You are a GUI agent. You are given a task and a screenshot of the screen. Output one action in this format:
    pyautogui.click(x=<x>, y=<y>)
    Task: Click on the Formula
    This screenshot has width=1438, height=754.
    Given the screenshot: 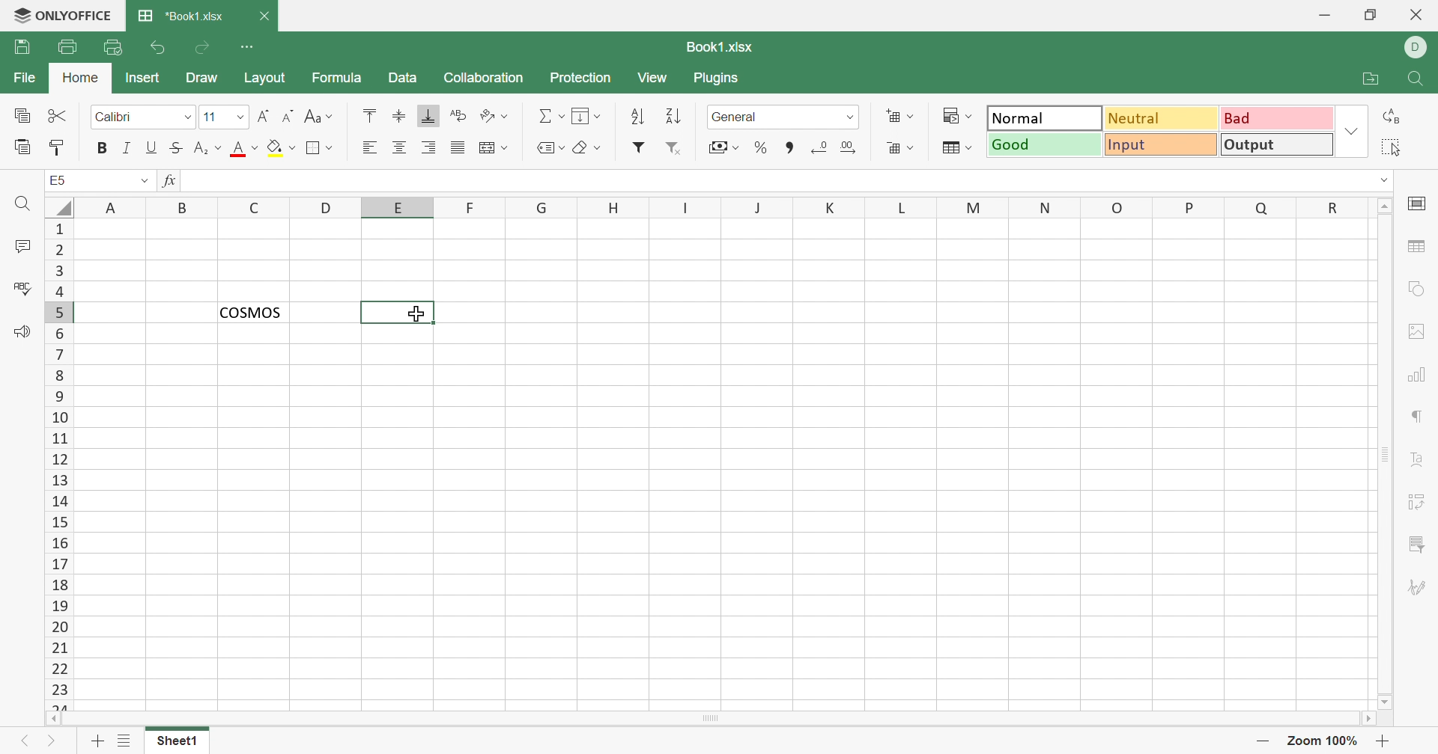 What is the action you would take?
    pyautogui.click(x=336, y=78)
    